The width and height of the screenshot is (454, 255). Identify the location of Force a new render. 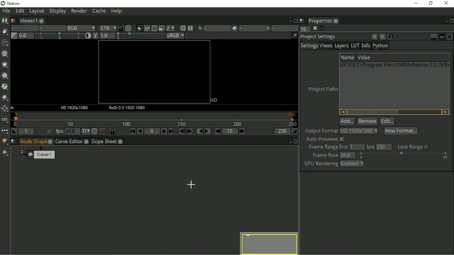
(183, 28).